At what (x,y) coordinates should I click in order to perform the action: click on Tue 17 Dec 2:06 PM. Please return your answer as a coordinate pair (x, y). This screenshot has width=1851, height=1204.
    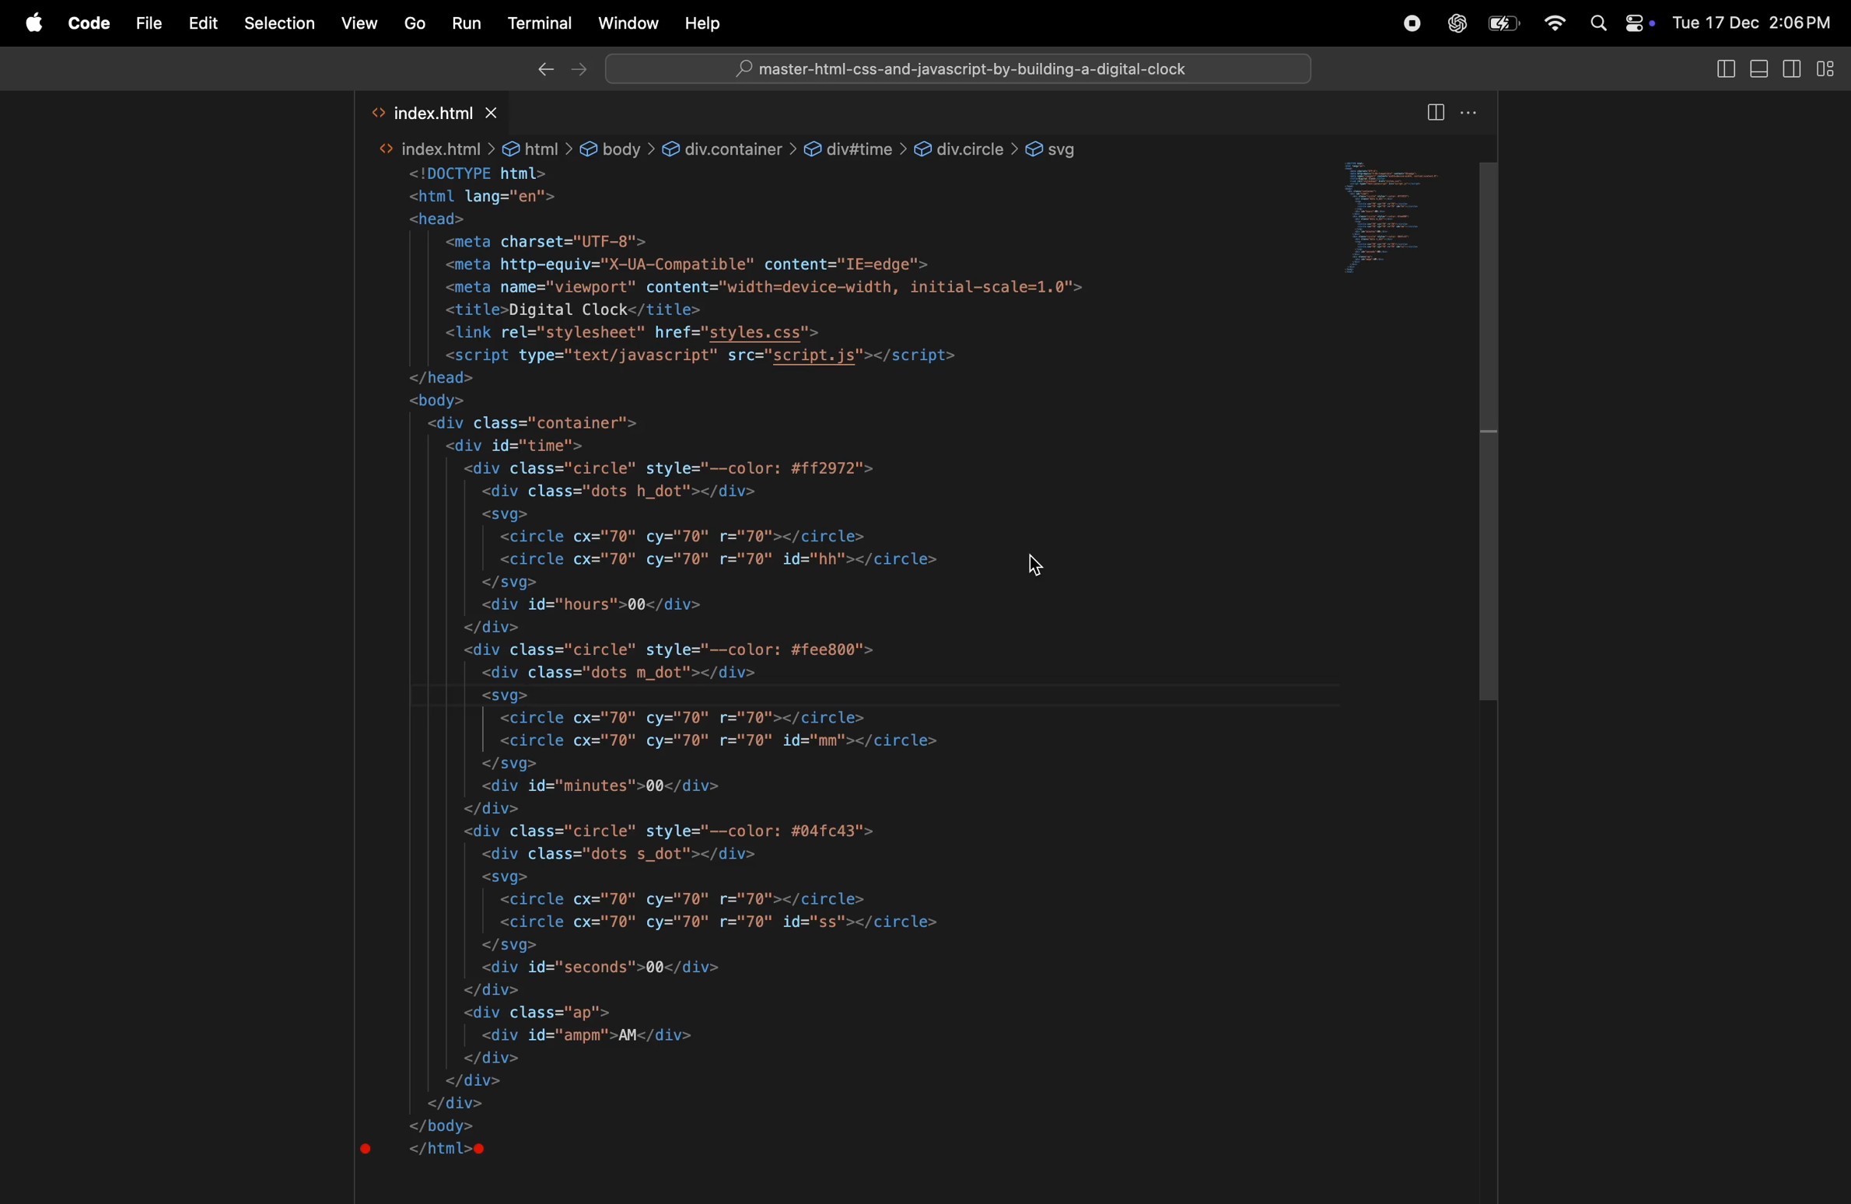
    Looking at the image, I should click on (1752, 22).